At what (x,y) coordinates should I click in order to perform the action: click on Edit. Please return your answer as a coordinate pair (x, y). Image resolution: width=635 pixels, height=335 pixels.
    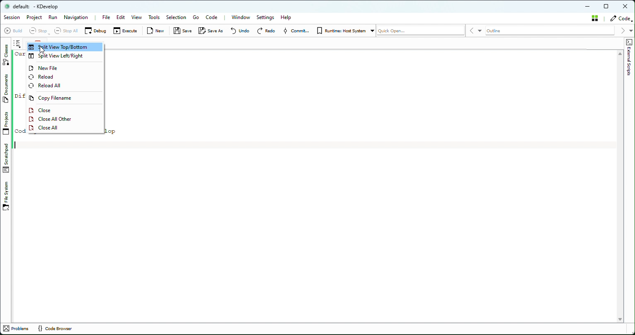
    Looking at the image, I should click on (121, 17).